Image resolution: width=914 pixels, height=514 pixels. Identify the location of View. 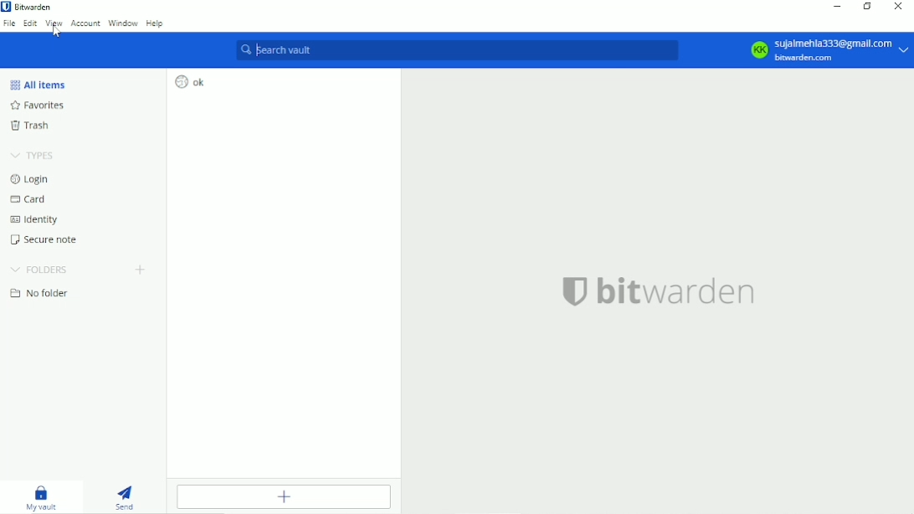
(54, 23).